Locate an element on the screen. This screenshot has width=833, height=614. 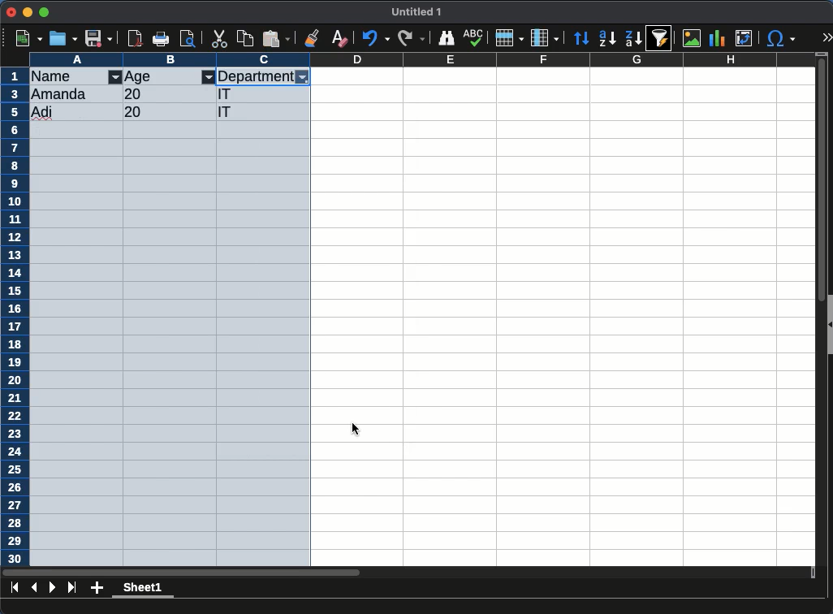
untitled 1 is located at coordinates (417, 12).